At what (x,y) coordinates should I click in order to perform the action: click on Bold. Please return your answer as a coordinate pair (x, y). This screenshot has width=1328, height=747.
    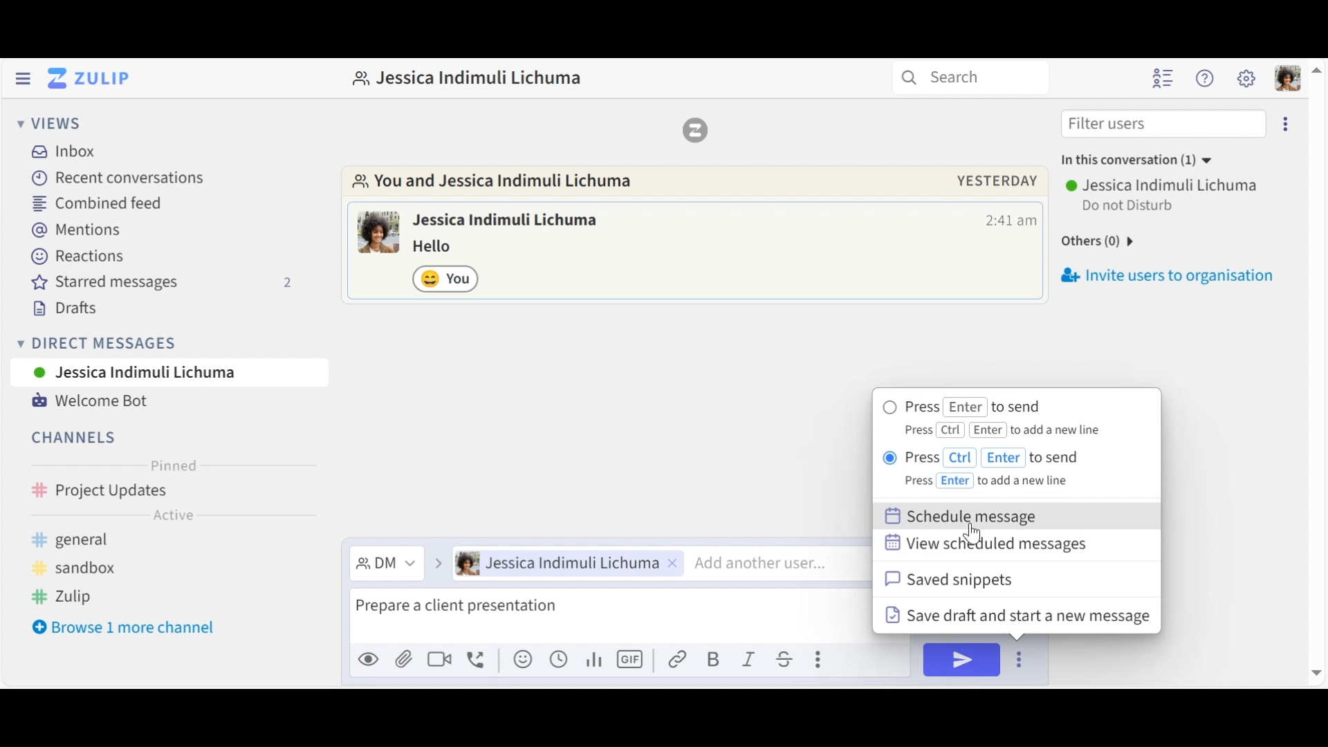
    Looking at the image, I should click on (714, 659).